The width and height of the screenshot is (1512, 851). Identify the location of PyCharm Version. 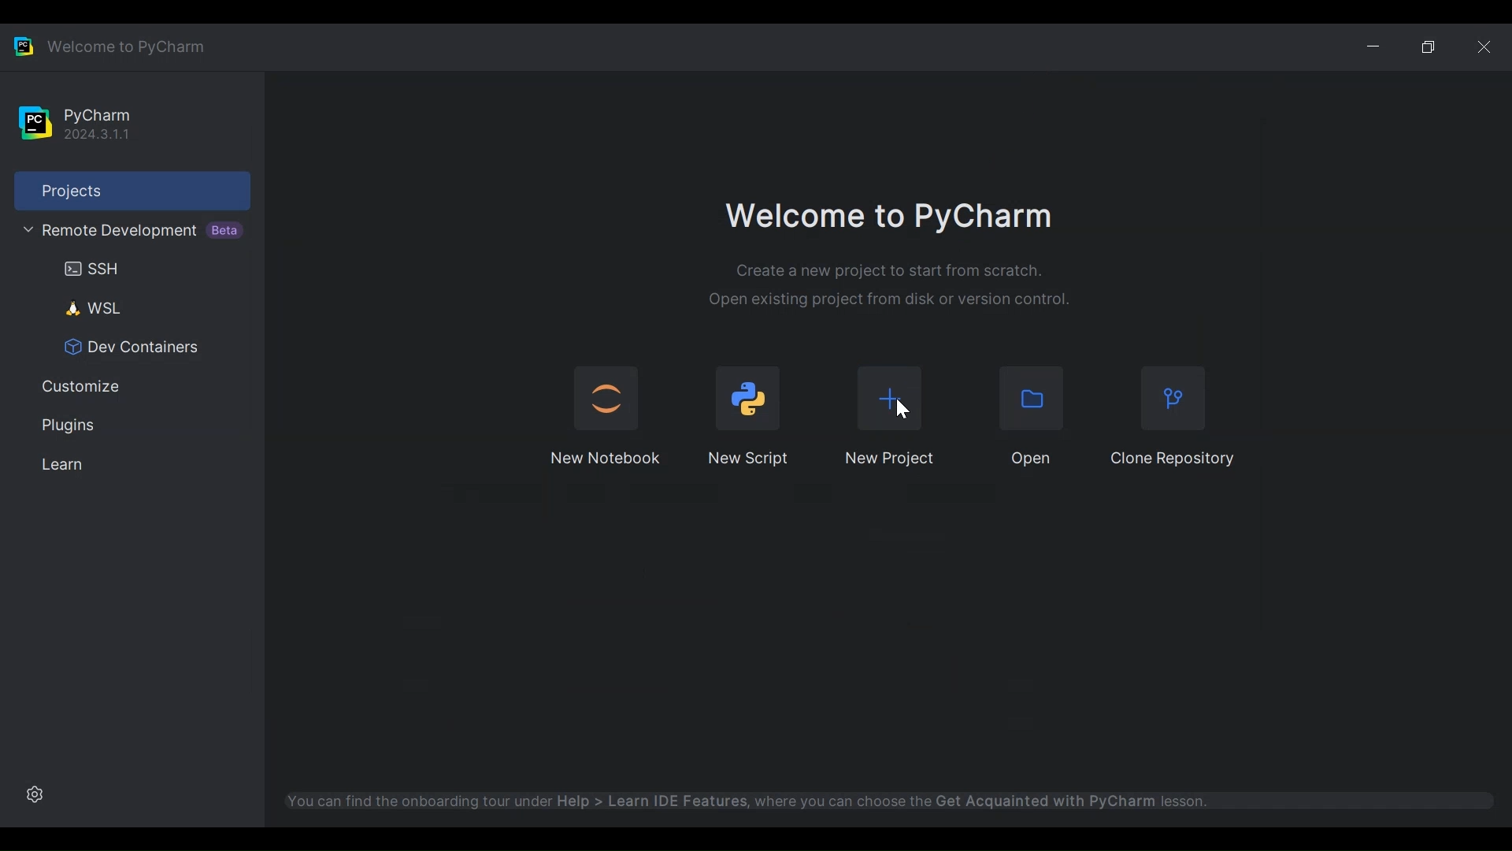
(95, 124).